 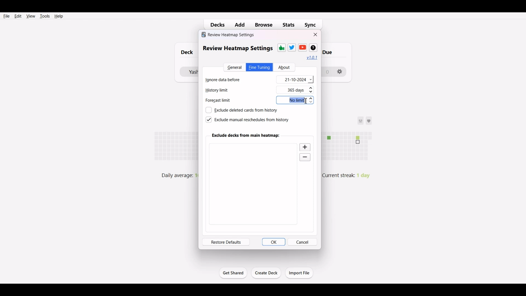 I want to click on Get Started, so click(x=233, y=273).